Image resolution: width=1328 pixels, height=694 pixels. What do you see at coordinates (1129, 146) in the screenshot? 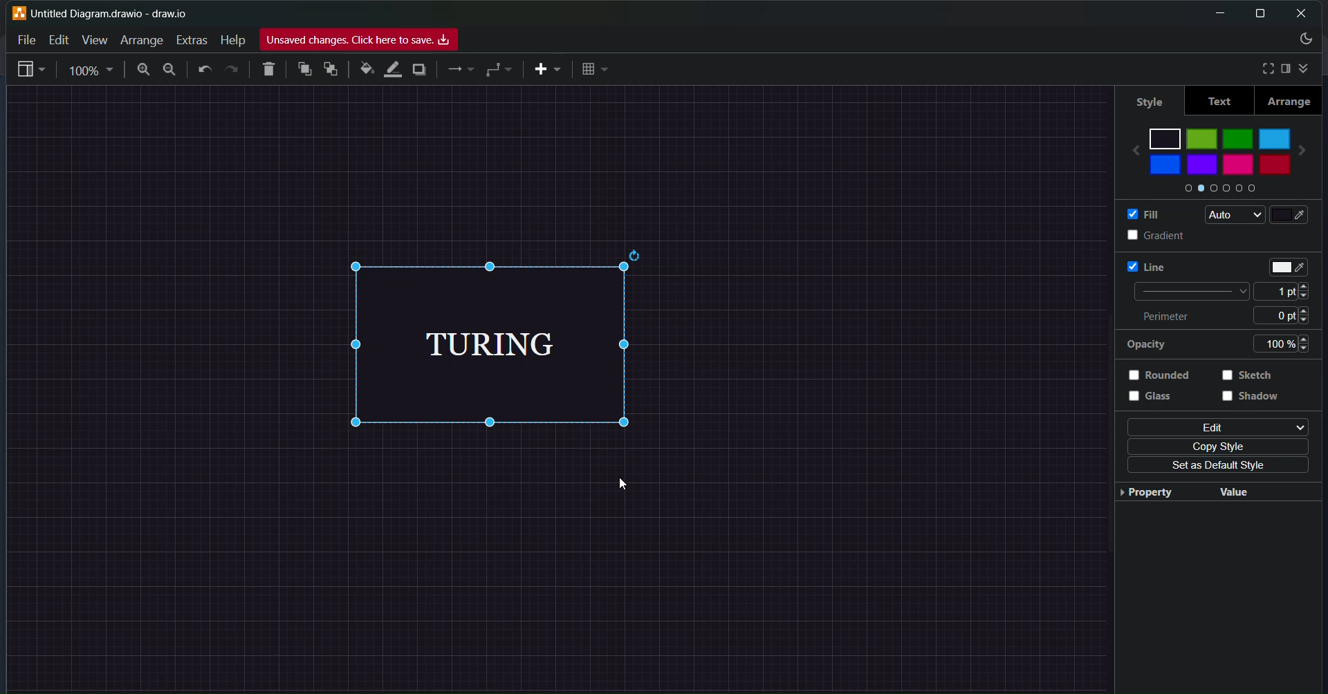
I see `back` at bounding box center [1129, 146].